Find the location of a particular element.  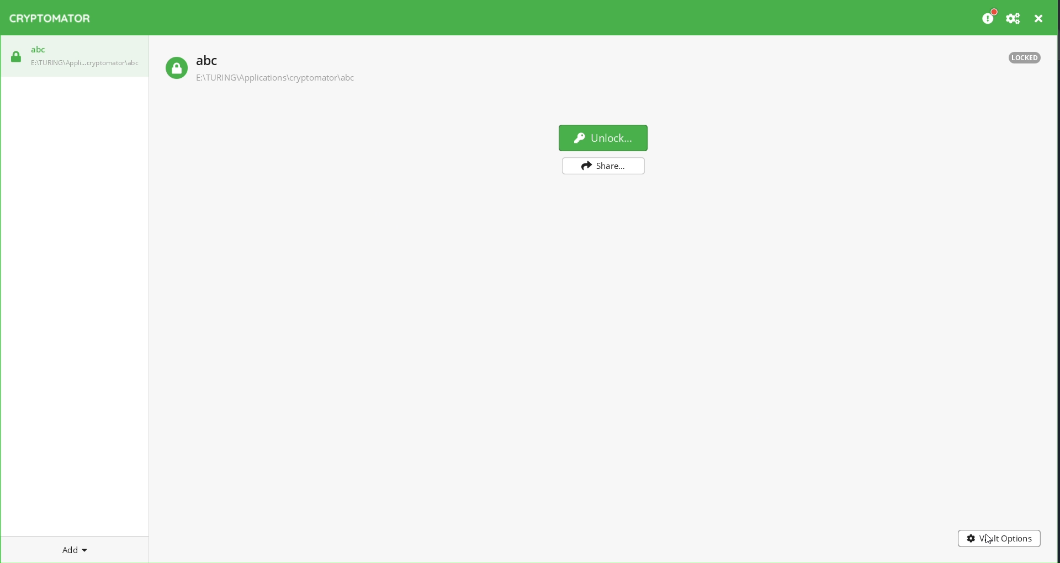

vault options is located at coordinates (998, 537).